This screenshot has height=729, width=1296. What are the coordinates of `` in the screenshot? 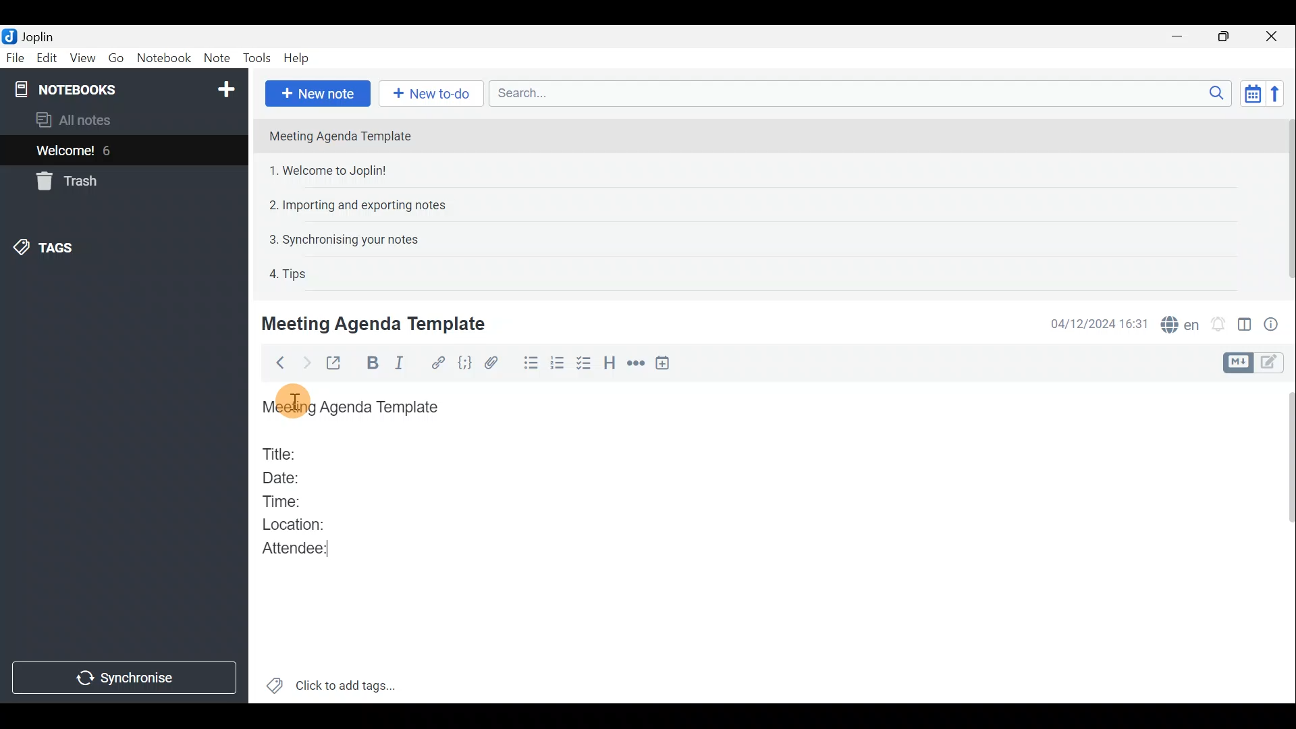 It's located at (294, 404).